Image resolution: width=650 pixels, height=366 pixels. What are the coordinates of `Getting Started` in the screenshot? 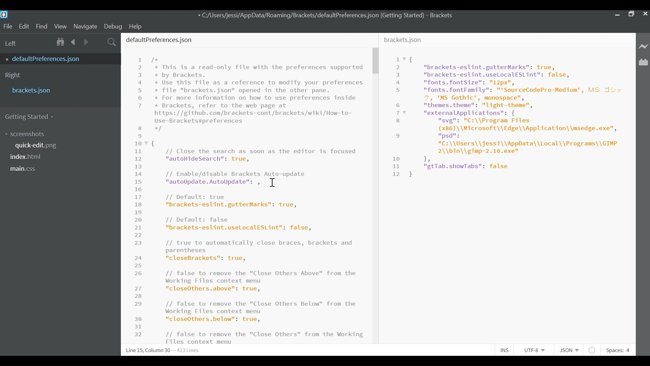 It's located at (32, 117).